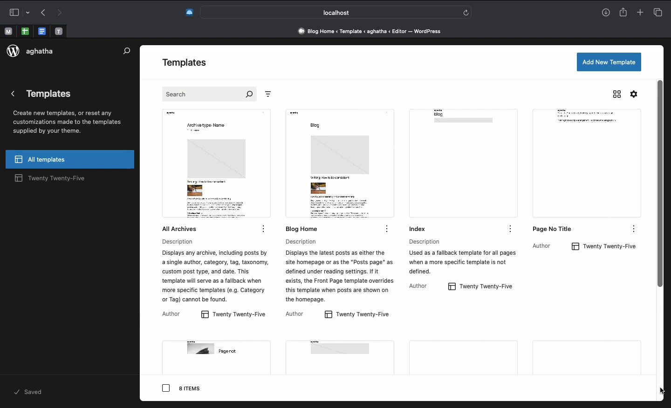  Describe the element at coordinates (57, 179) in the screenshot. I see `twenty twenty-five` at that location.